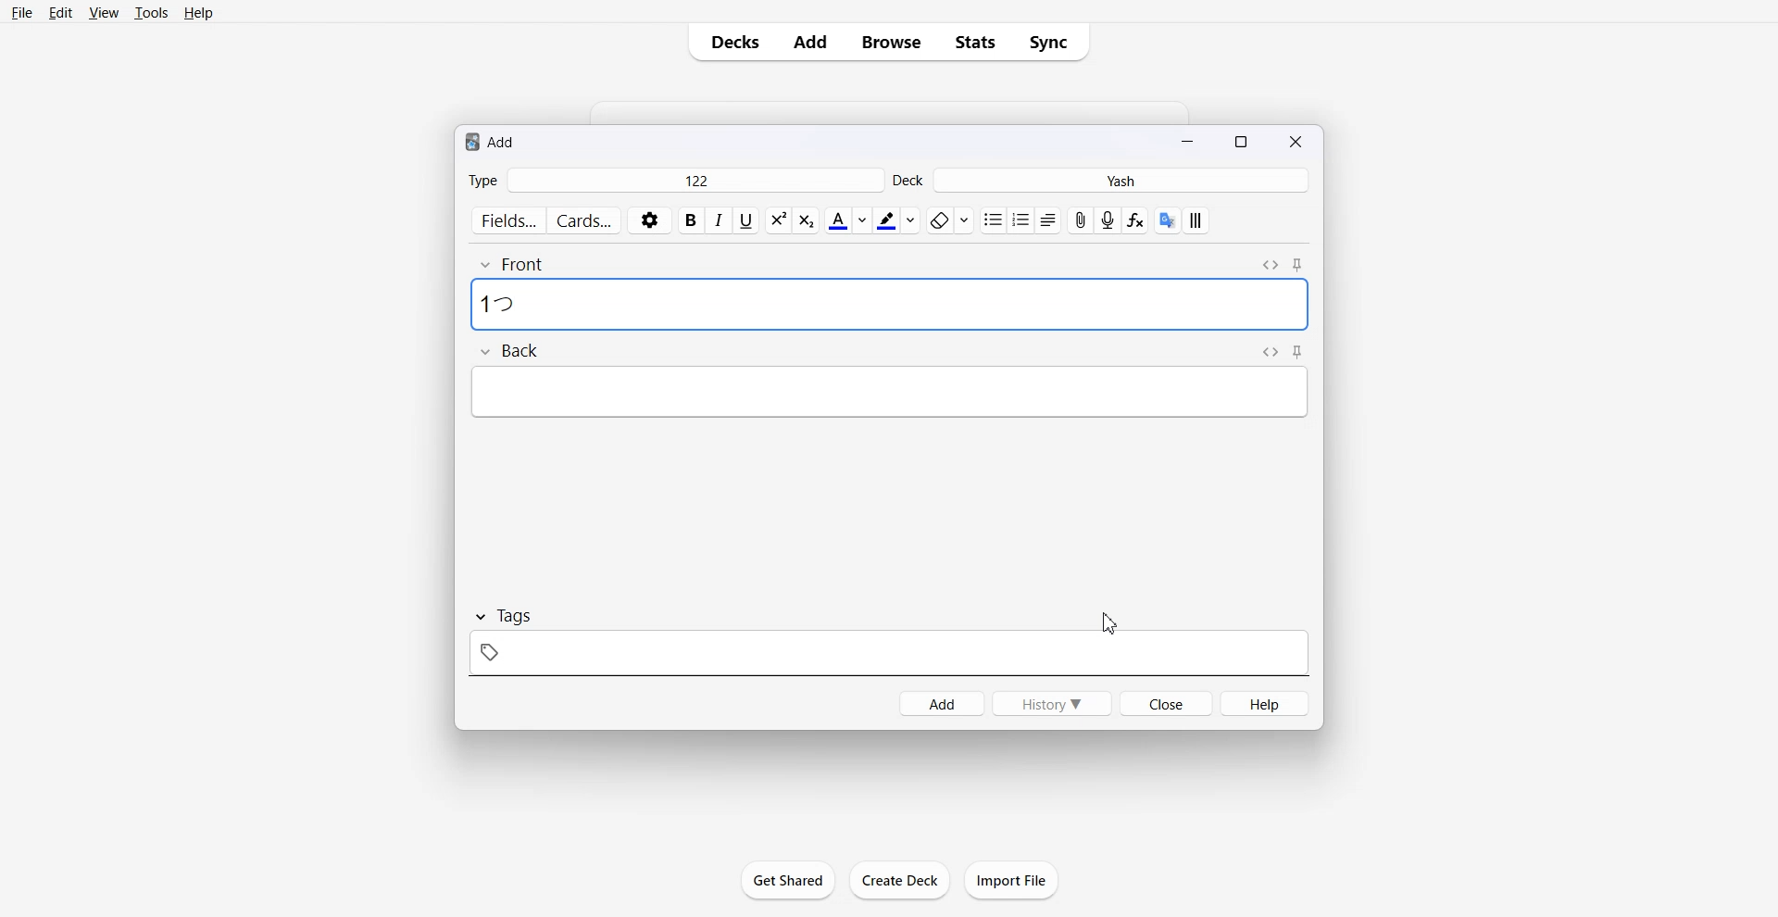 Image resolution: width=1778 pixels, height=917 pixels. What do you see at coordinates (898, 220) in the screenshot?
I see `Highlight text color` at bounding box center [898, 220].